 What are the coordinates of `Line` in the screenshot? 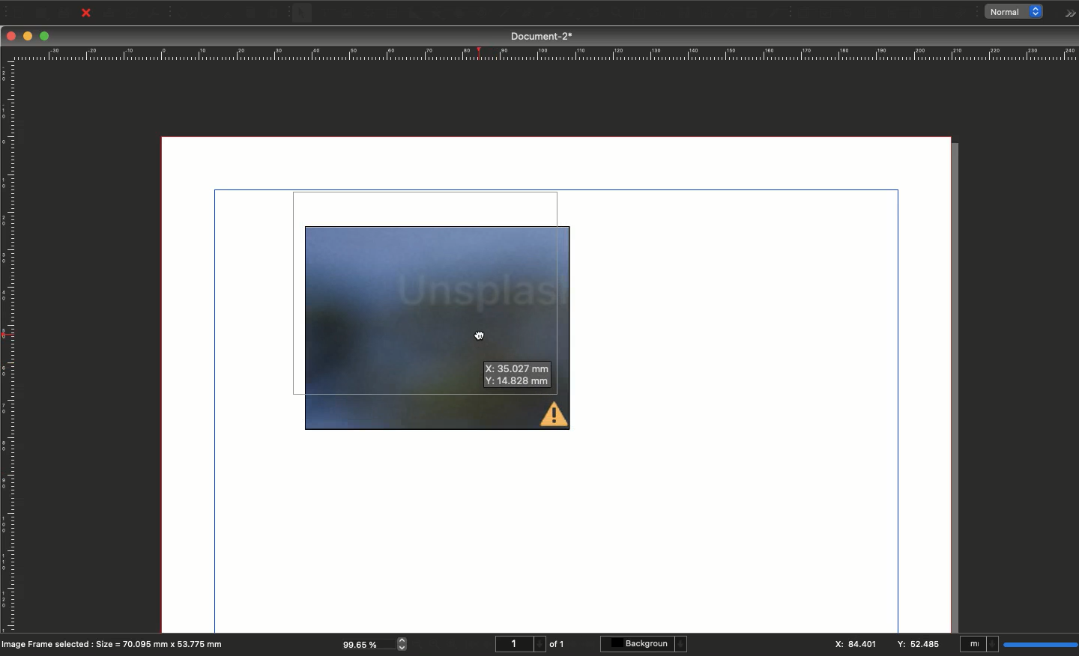 It's located at (503, 14).